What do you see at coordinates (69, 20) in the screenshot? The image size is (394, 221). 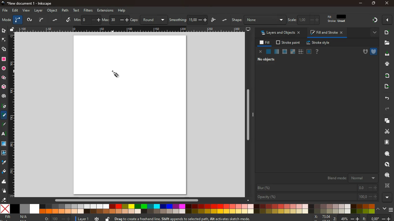 I see `draw` at bounding box center [69, 20].